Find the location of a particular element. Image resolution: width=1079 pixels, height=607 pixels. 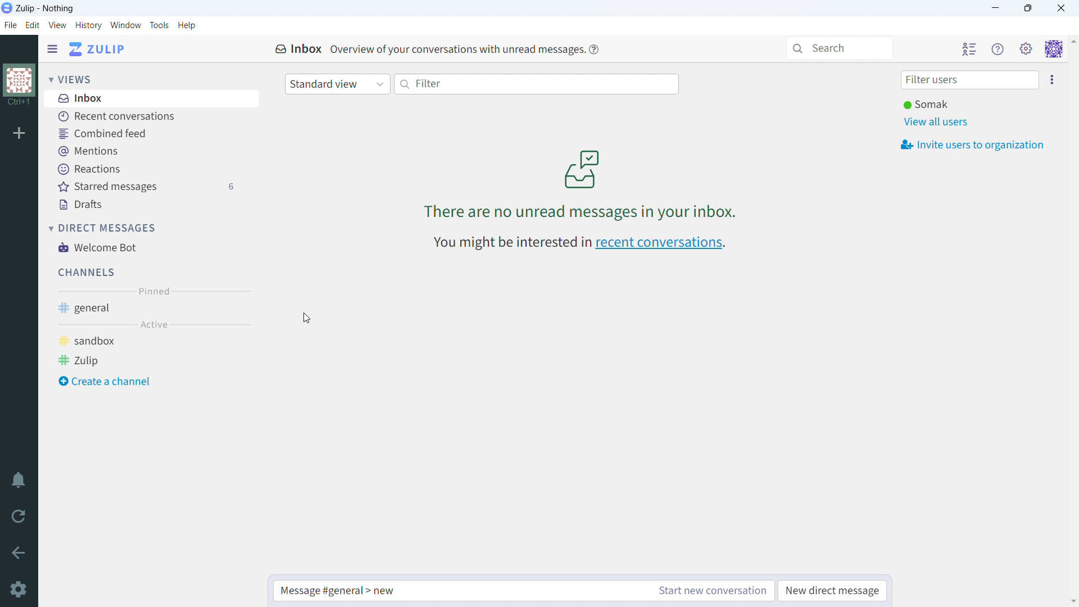

standard view is located at coordinates (337, 84).